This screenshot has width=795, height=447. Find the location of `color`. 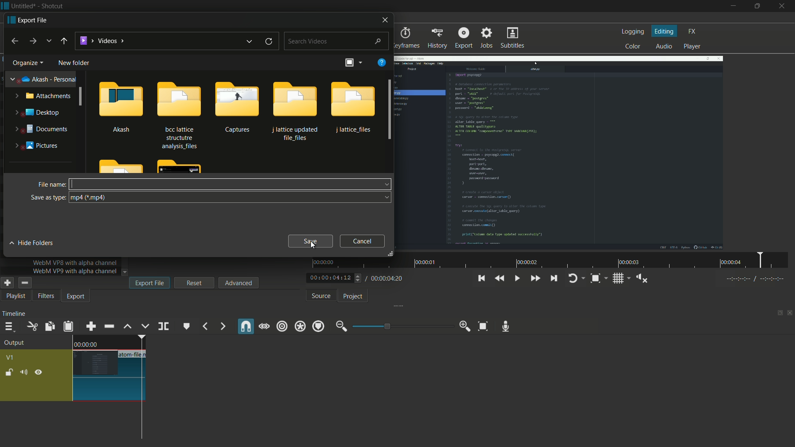

color is located at coordinates (632, 47).